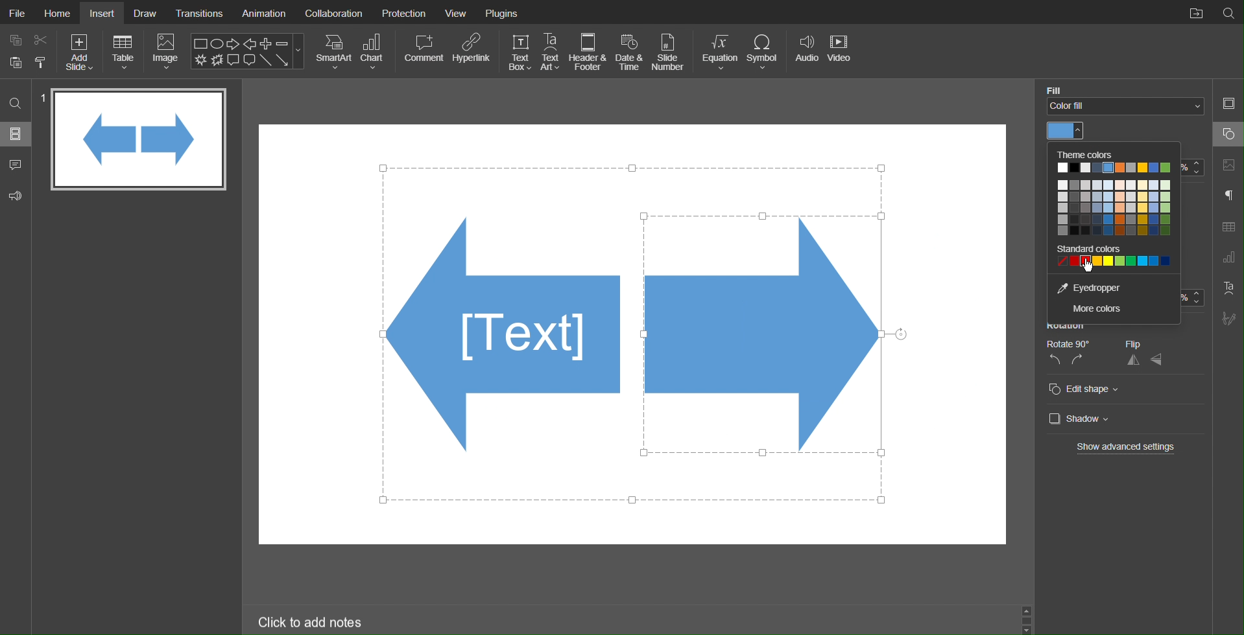  I want to click on Edit Shape, so click(1092, 389).